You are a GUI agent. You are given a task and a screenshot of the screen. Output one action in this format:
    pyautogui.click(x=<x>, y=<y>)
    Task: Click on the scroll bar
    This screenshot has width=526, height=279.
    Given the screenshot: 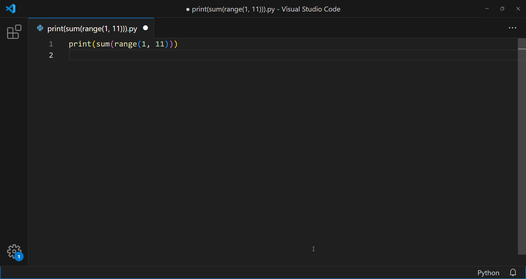 What is the action you would take?
    pyautogui.click(x=521, y=148)
    